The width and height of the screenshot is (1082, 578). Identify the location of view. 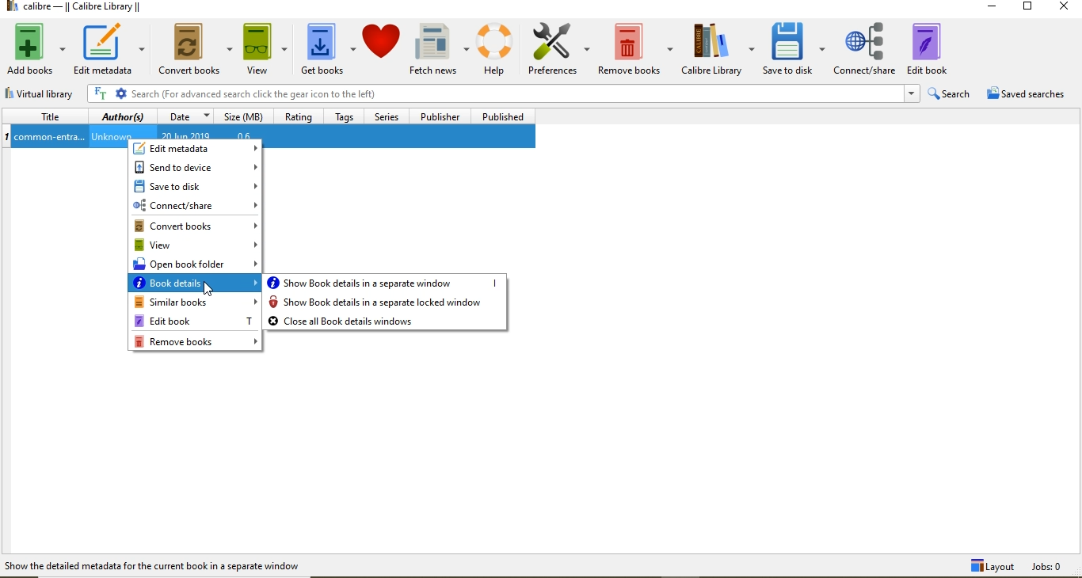
(196, 246).